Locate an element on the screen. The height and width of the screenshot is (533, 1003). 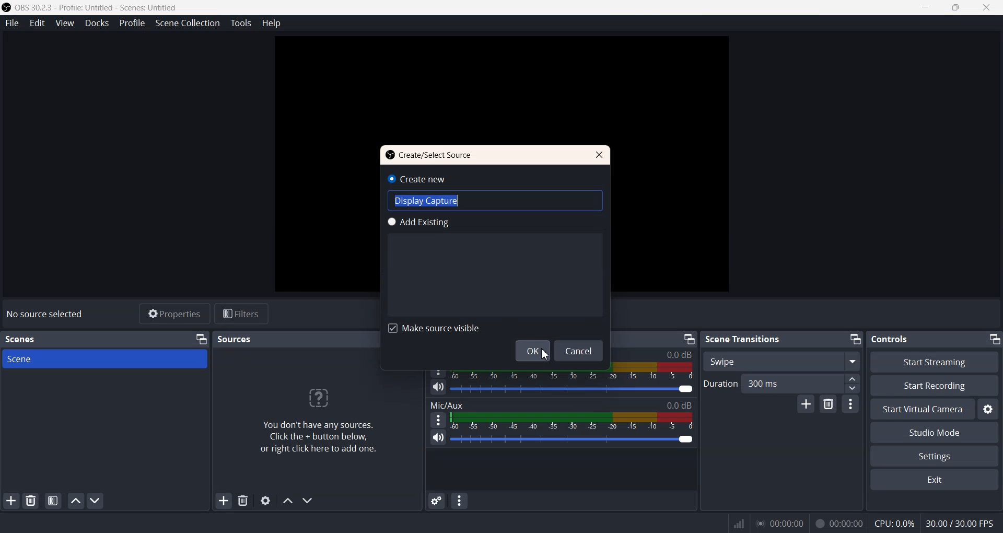
Help is located at coordinates (271, 23).